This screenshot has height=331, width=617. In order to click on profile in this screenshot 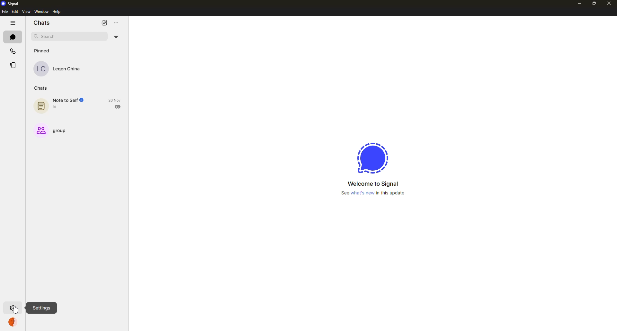, I will do `click(14, 323)`.